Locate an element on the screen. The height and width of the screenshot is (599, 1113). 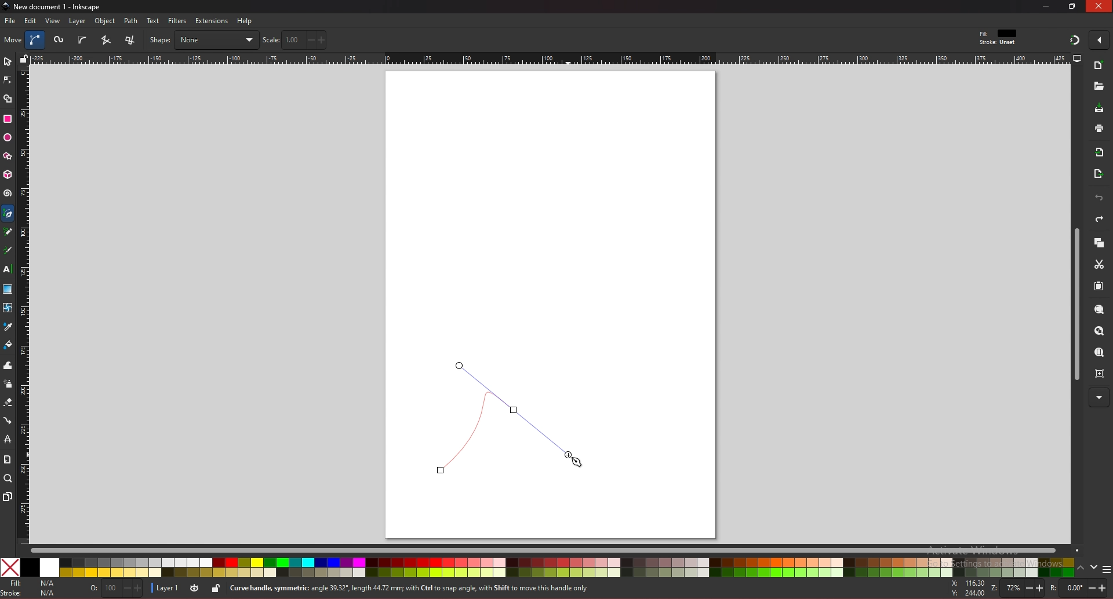
path is located at coordinates (132, 21).